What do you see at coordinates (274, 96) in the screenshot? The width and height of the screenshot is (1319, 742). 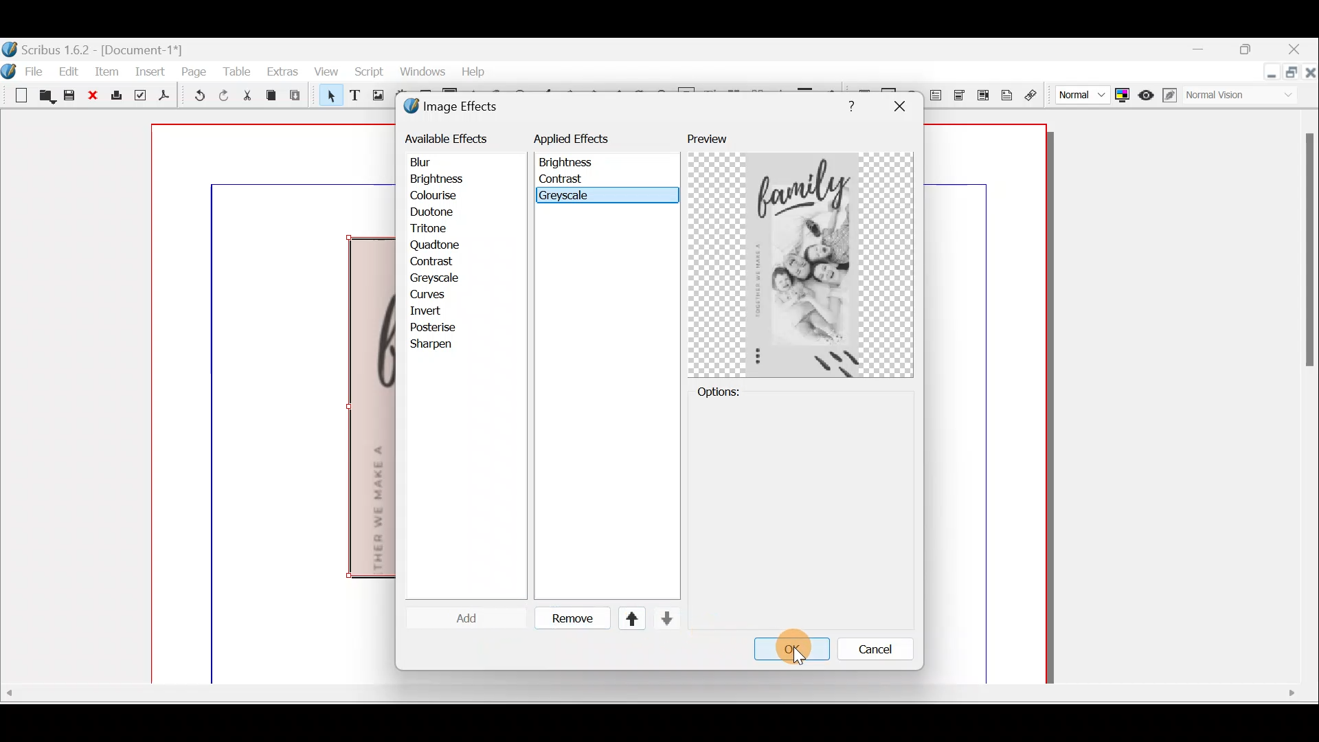 I see `Copy` at bounding box center [274, 96].